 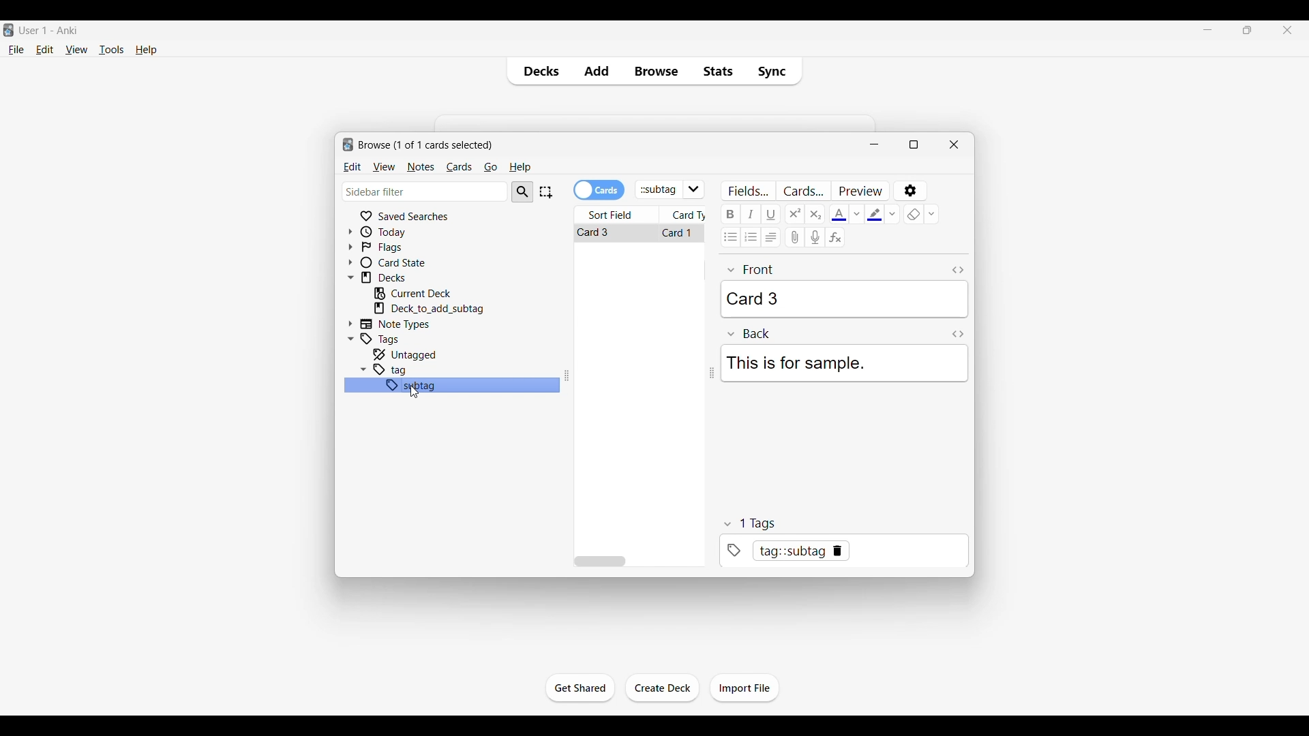 I want to click on Software logo, so click(x=10, y=30).